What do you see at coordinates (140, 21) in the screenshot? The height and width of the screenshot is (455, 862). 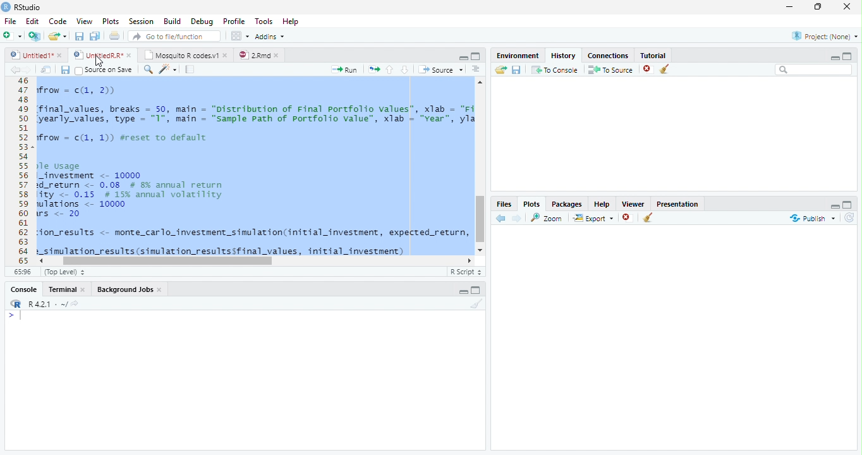 I see `Session` at bounding box center [140, 21].